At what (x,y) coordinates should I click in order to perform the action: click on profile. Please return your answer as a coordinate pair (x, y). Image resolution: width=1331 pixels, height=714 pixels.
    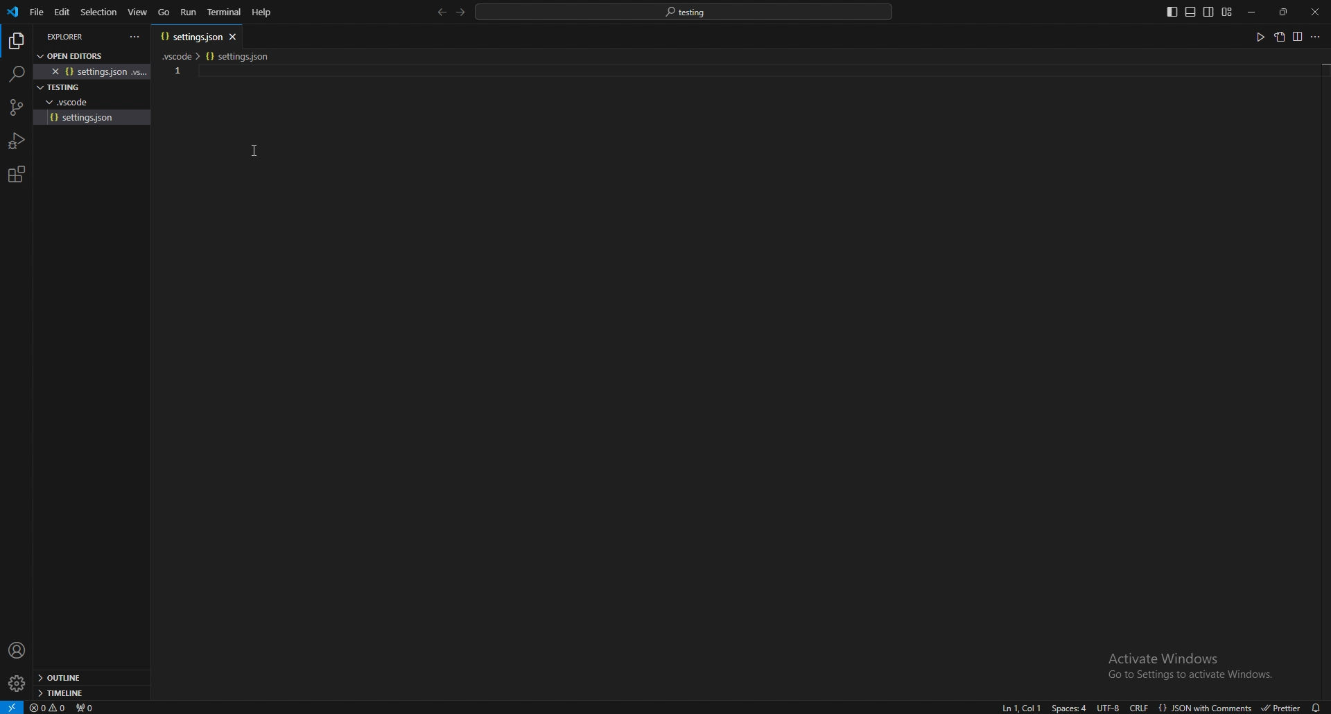
    Looking at the image, I should click on (17, 650).